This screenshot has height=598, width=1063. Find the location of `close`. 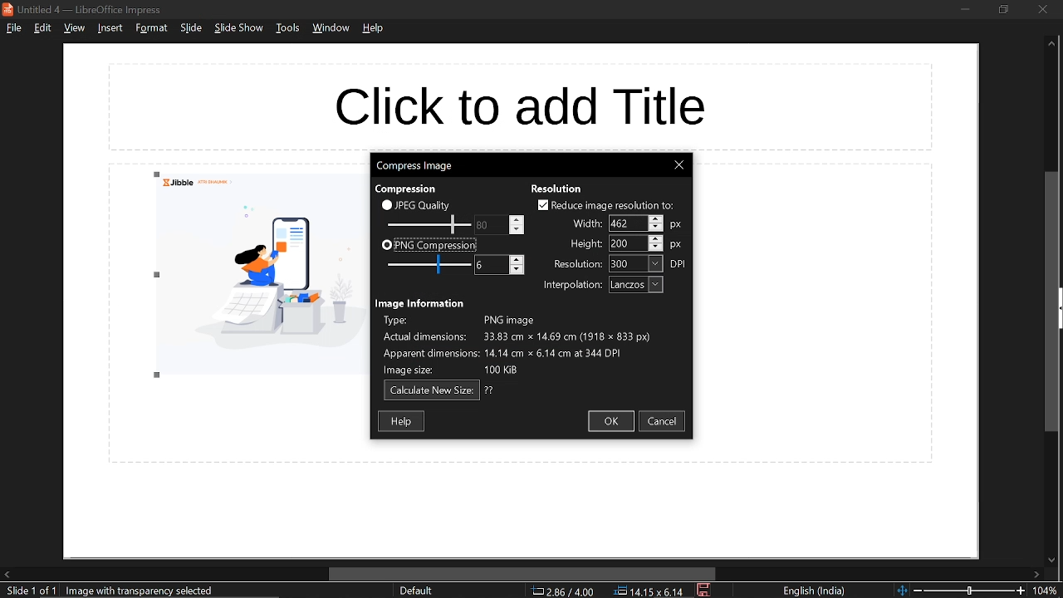

close is located at coordinates (1042, 9).